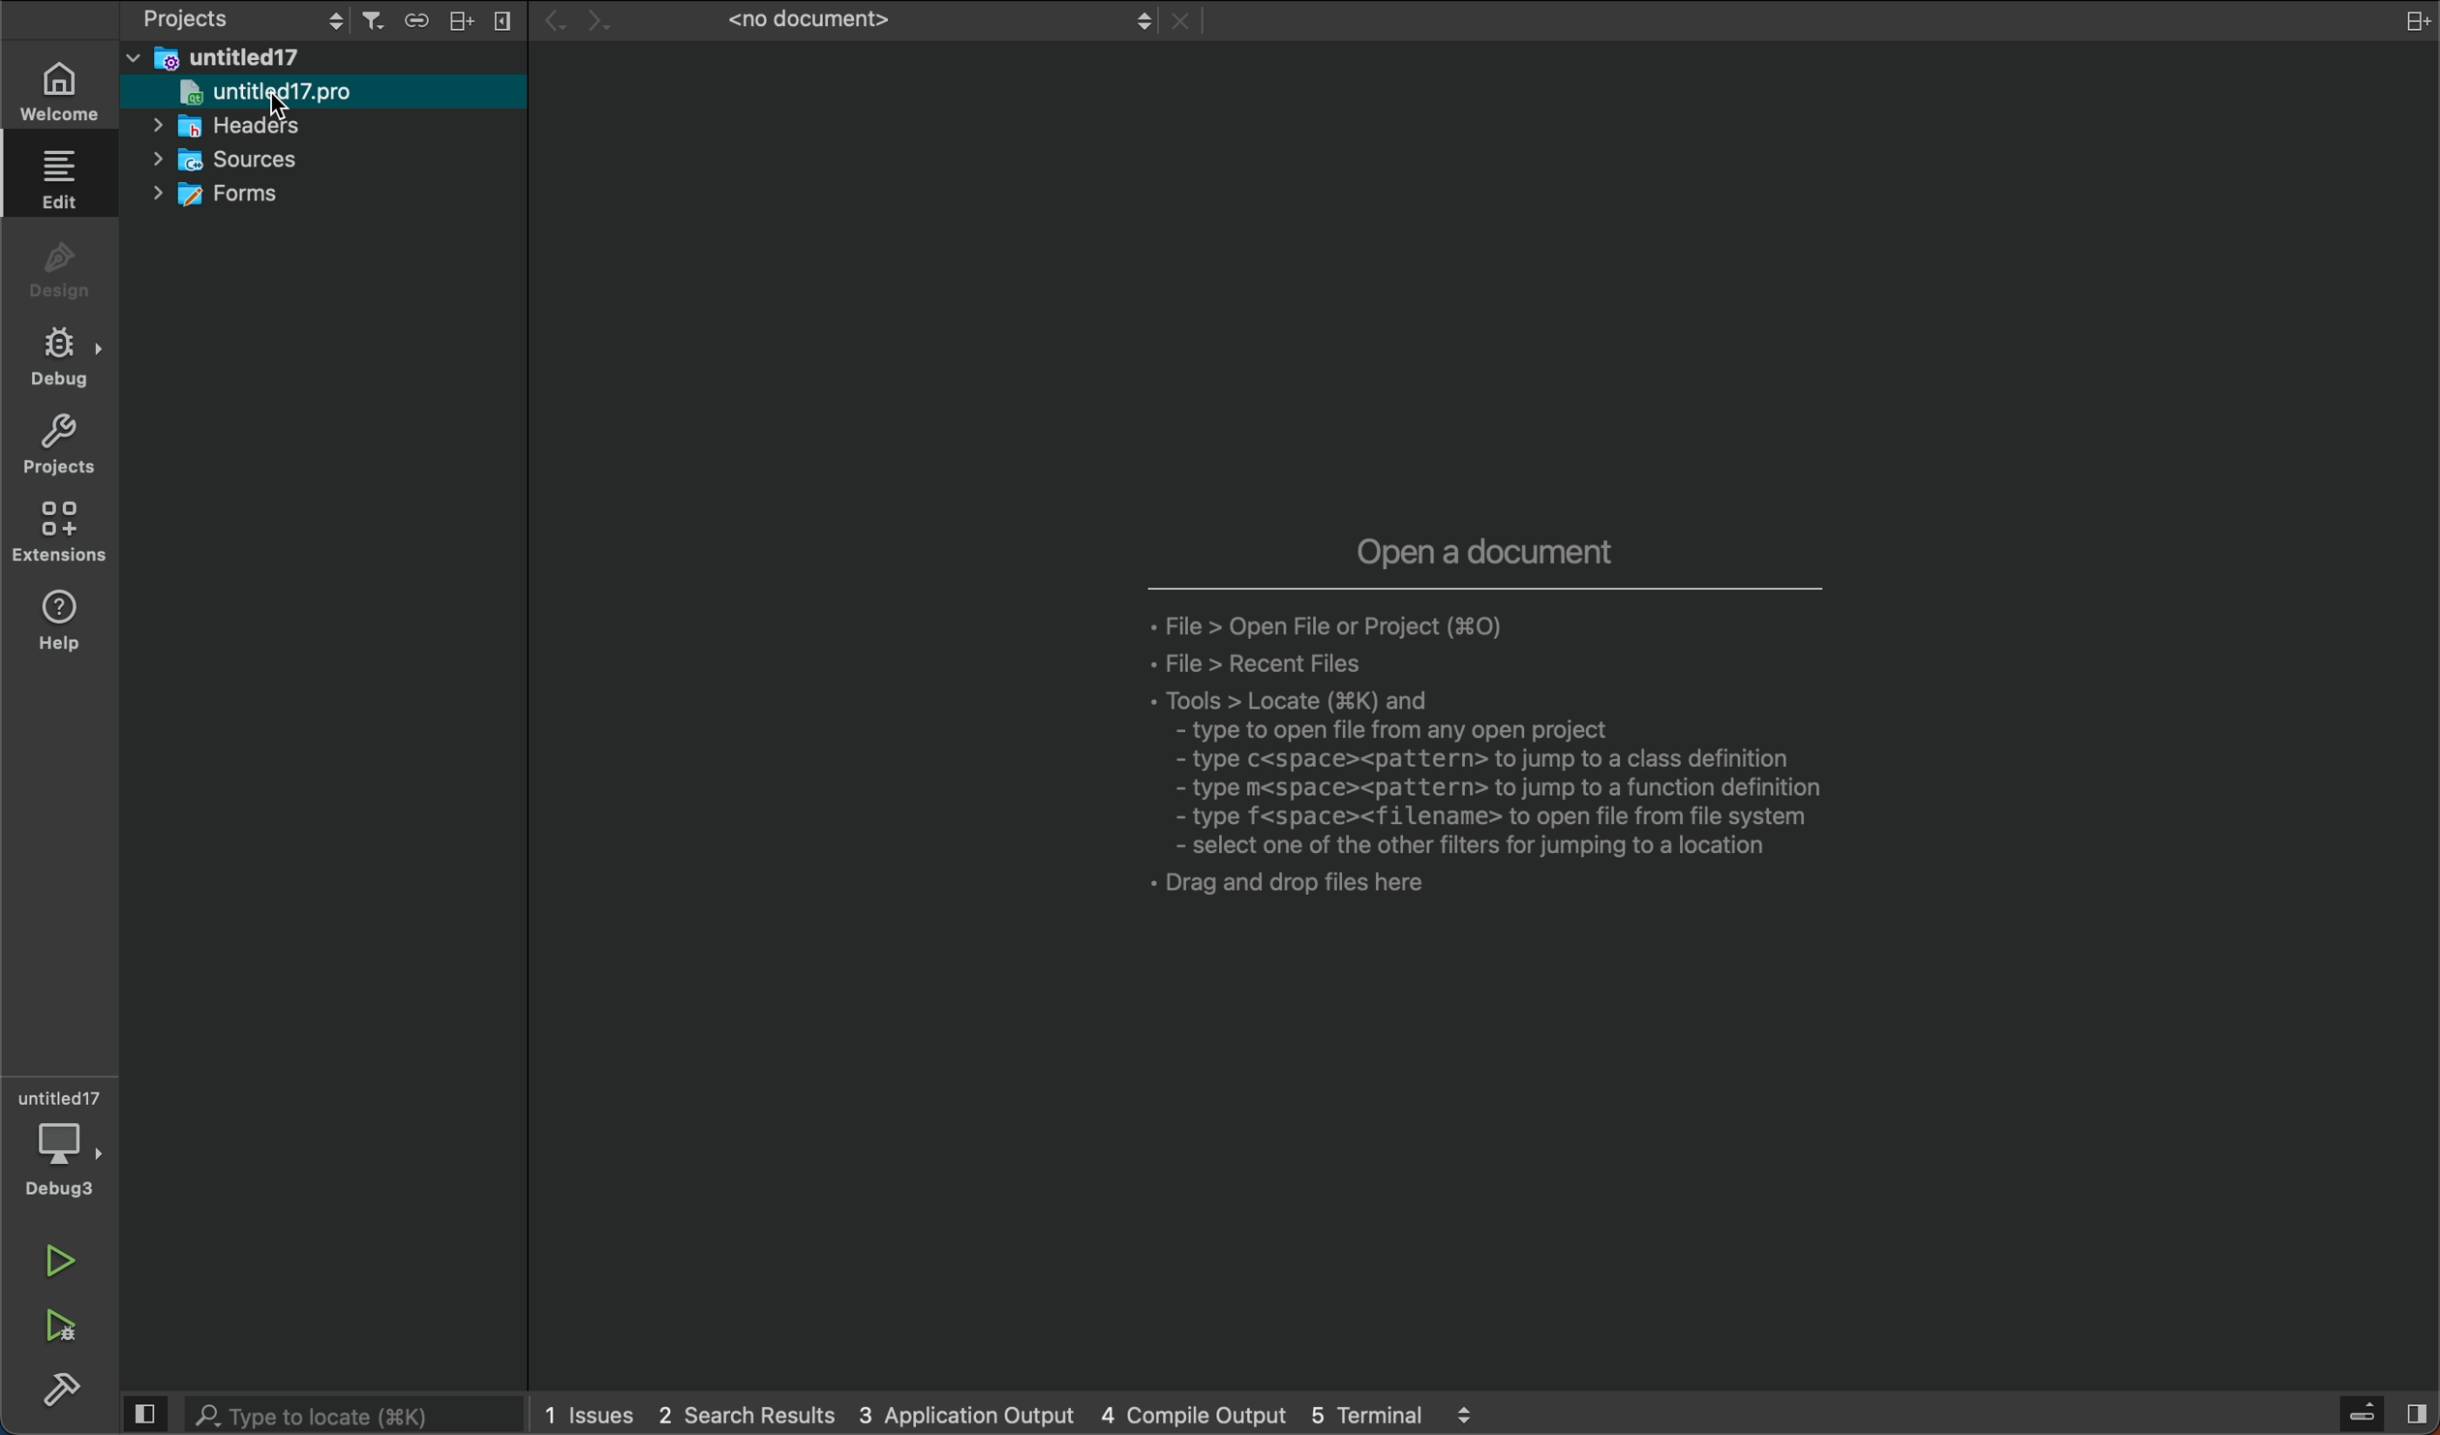 The image size is (2440, 1435). What do you see at coordinates (66, 356) in the screenshot?
I see `debug` at bounding box center [66, 356].